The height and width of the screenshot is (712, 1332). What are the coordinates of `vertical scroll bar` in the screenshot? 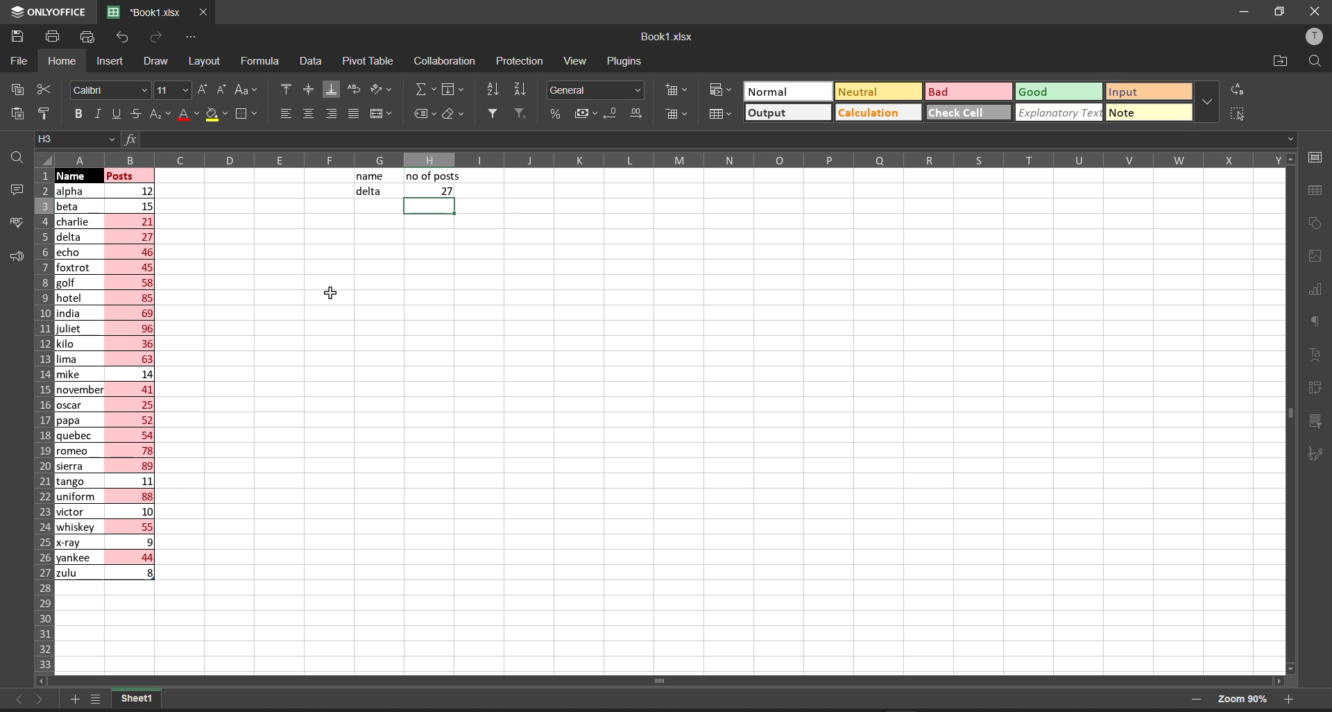 It's located at (1290, 418).